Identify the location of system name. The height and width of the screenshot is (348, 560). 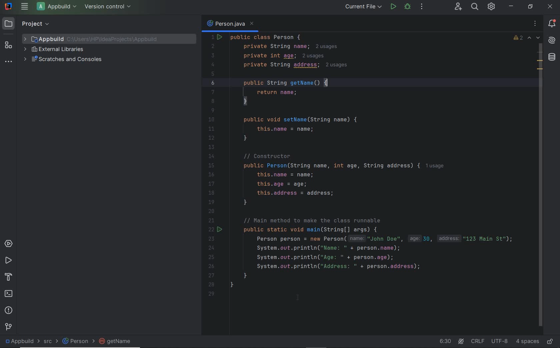
(9, 6).